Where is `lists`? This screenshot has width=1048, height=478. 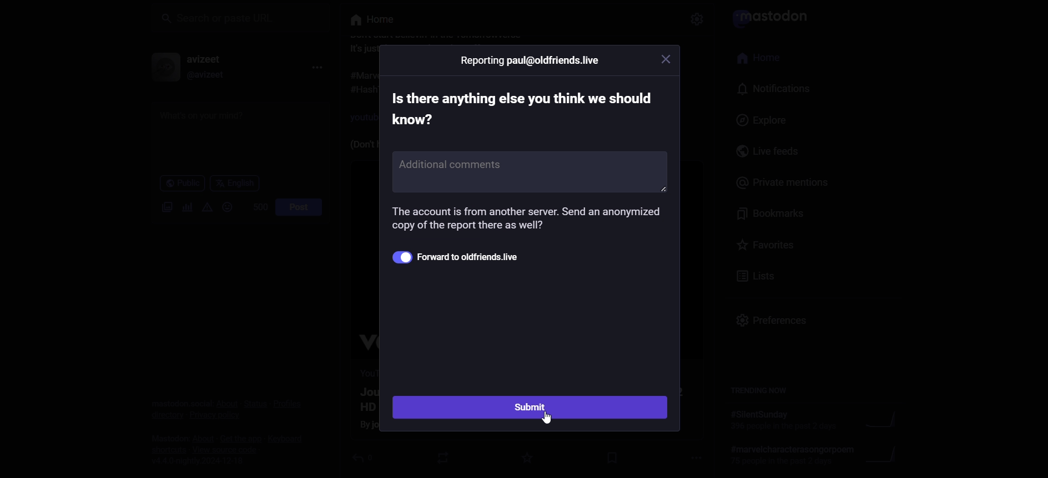
lists is located at coordinates (753, 277).